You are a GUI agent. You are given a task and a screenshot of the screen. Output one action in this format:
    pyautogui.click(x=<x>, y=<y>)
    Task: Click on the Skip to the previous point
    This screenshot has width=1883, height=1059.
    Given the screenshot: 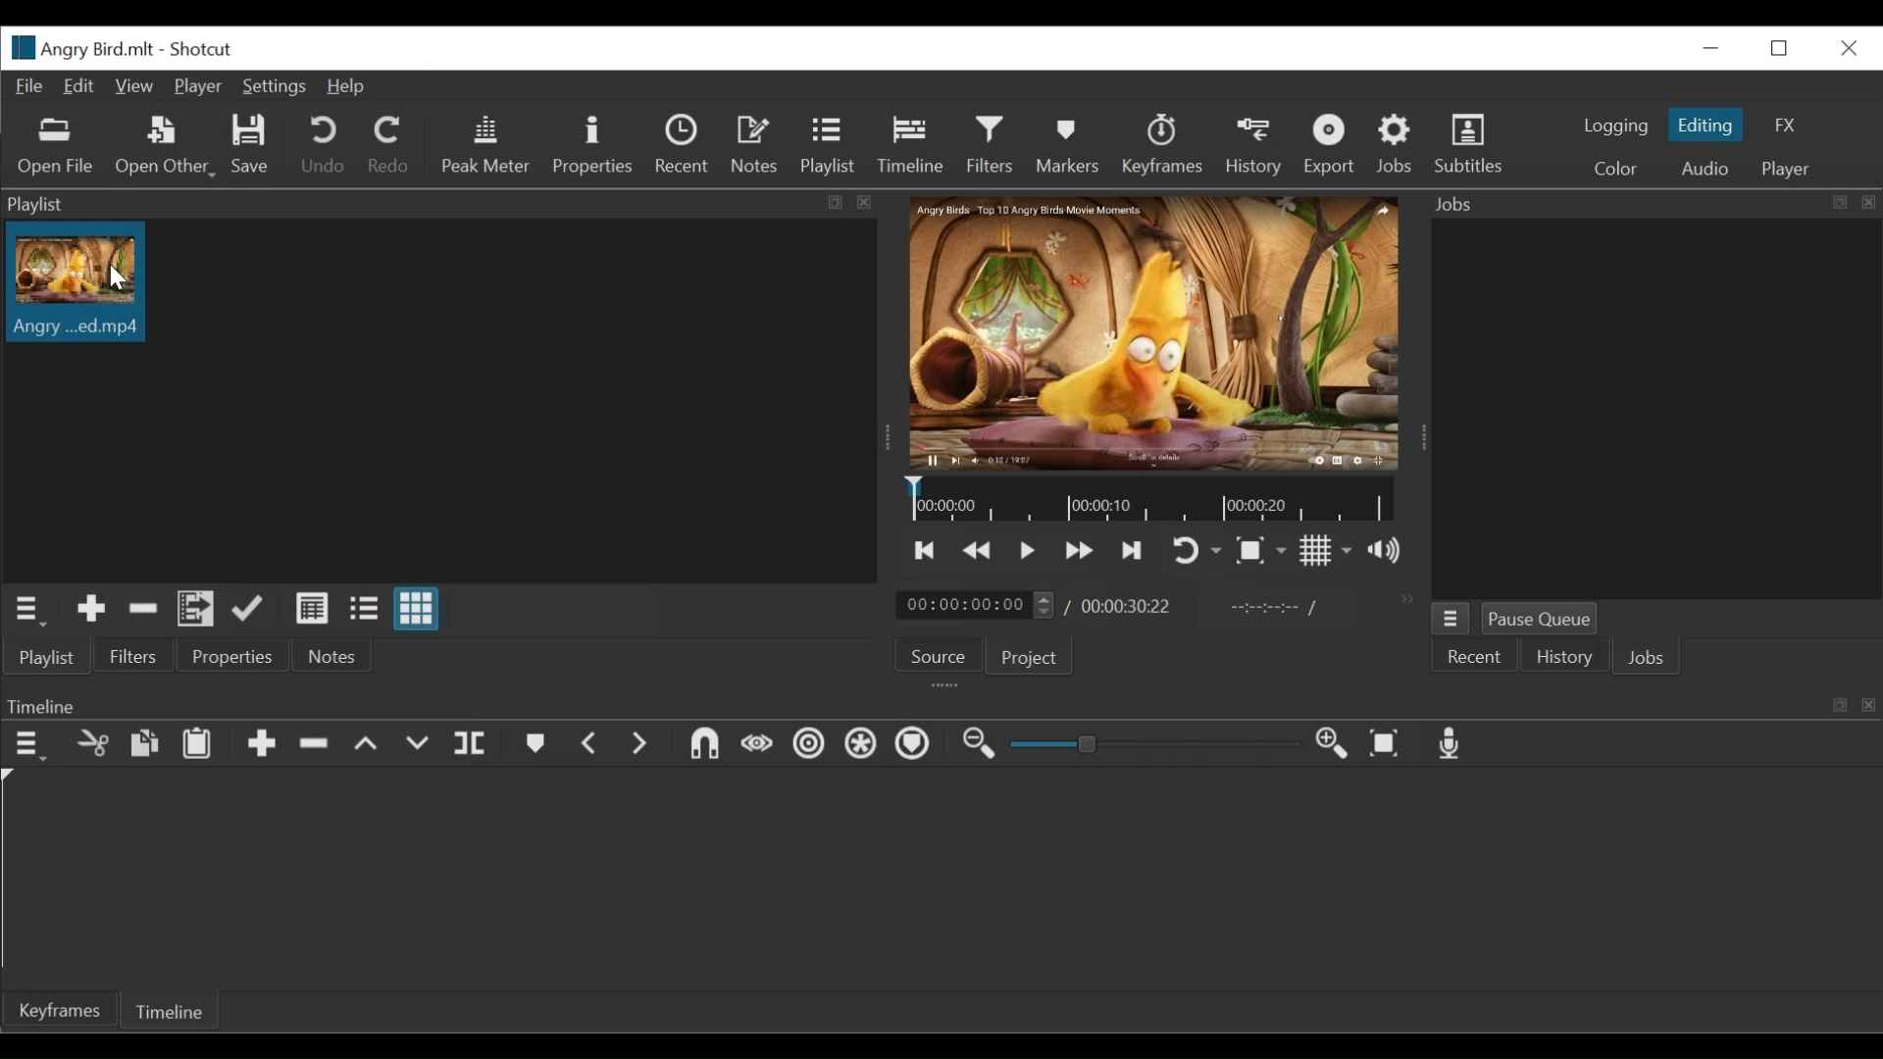 What is the action you would take?
    pyautogui.click(x=927, y=549)
    